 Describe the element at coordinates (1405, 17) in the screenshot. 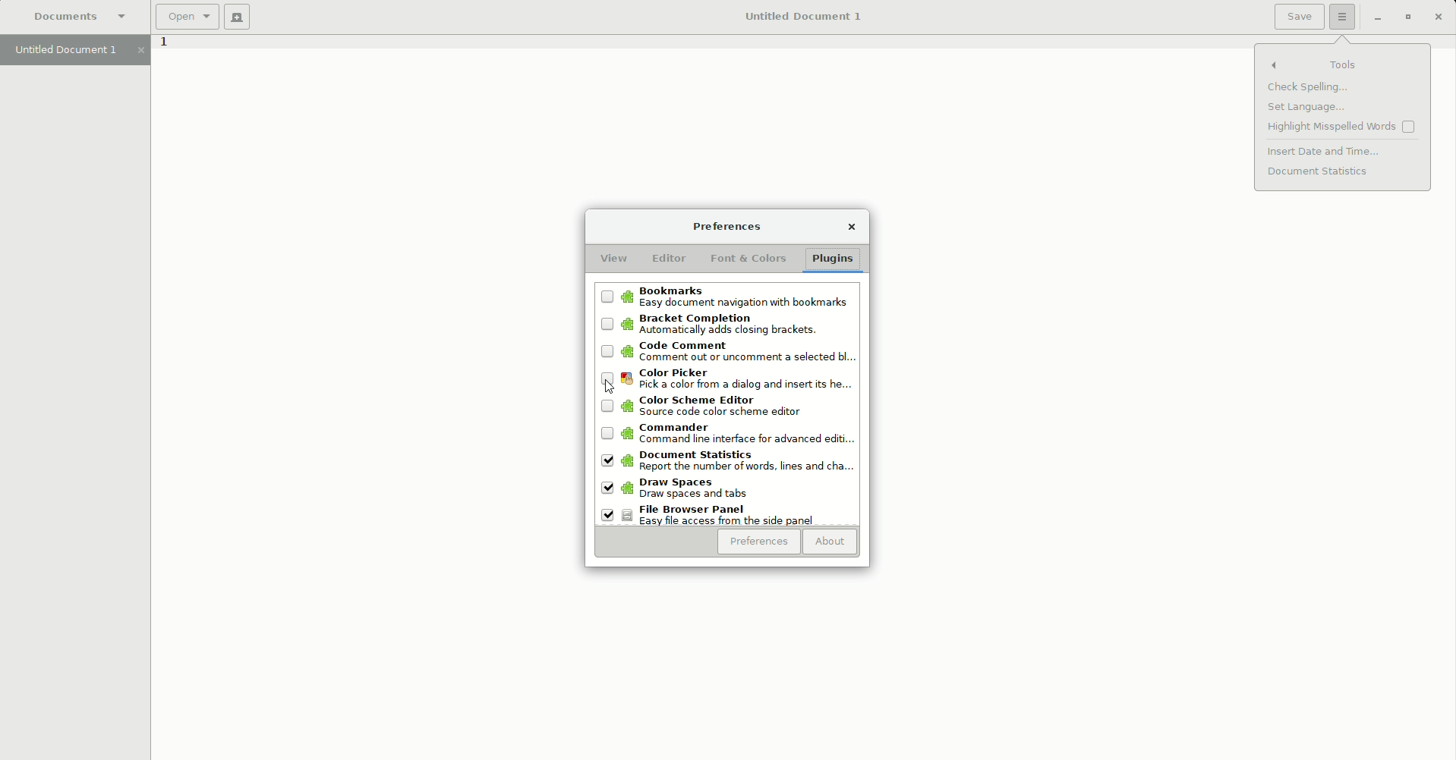

I see `Restore` at that location.